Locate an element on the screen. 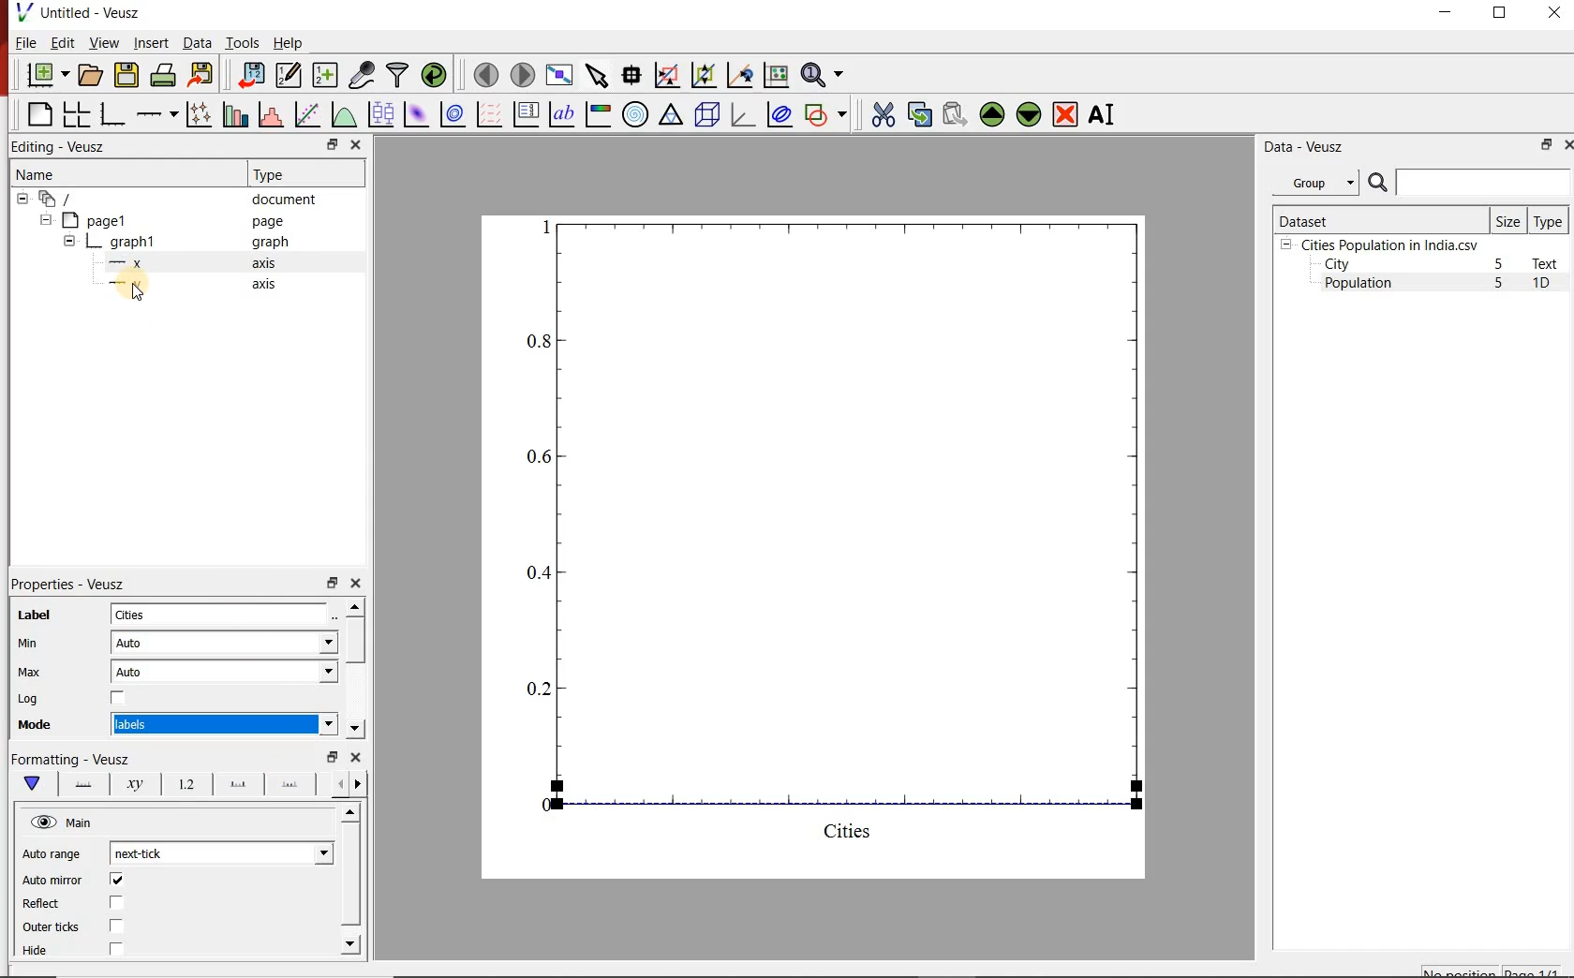 Image resolution: width=1574 pixels, height=978 pixels. Untitled-Veusz is located at coordinates (80, 14).